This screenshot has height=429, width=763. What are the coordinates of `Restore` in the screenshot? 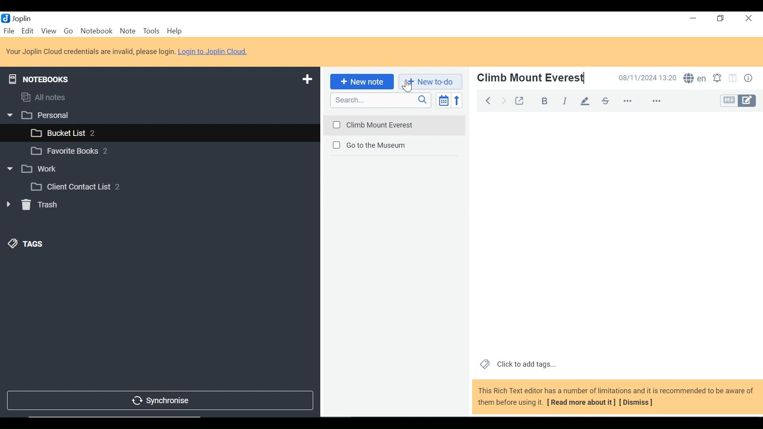 It's located at (720, 19).